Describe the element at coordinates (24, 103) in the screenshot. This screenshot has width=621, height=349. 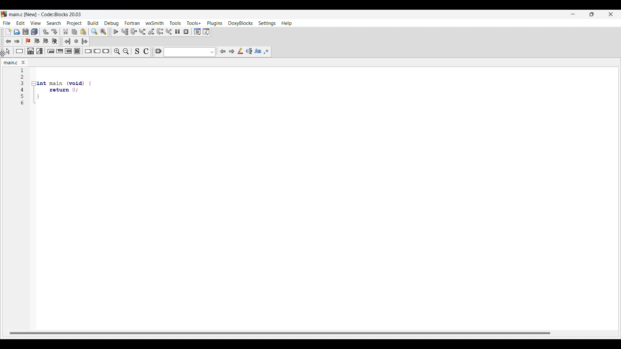
I see `` at that location.